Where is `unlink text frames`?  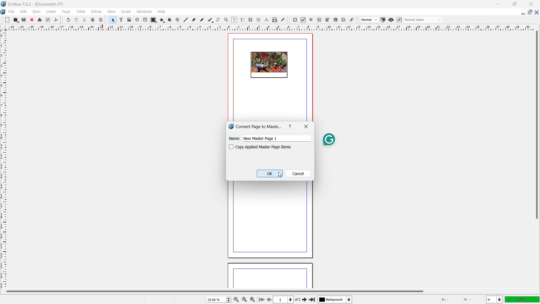 unlink text frames is located at coordinates (258, 20).